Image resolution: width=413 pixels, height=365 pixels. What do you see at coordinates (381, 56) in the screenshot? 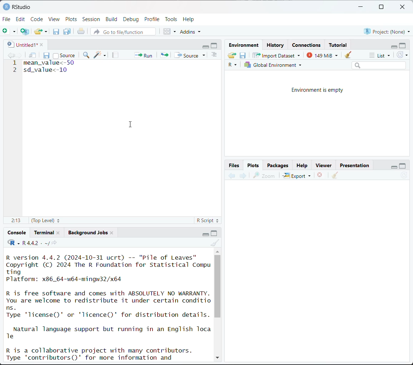
I see `list` at bounding box center [381, 56].